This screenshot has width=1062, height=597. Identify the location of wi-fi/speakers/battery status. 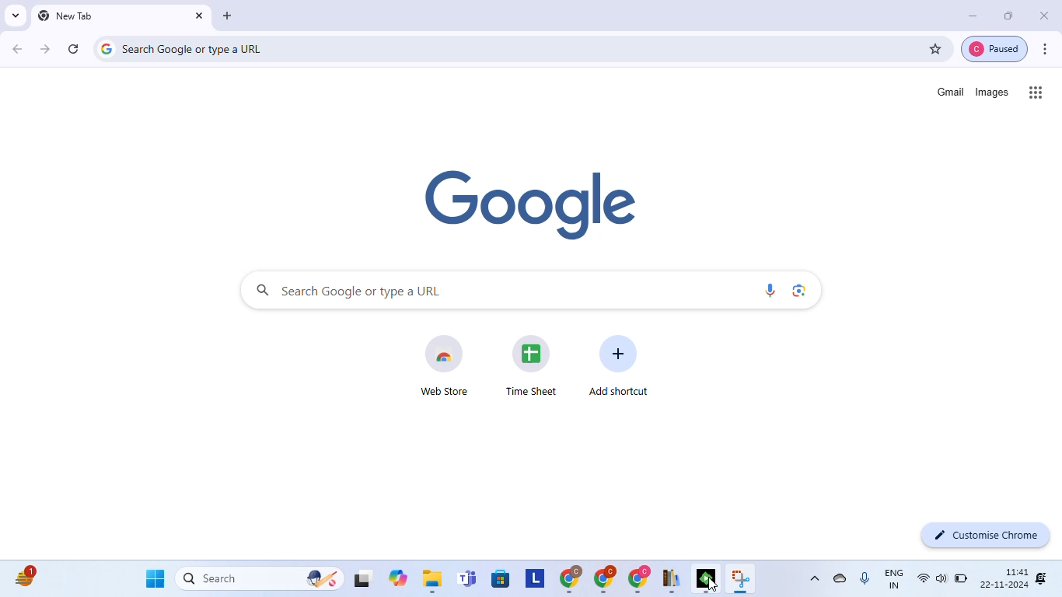
(941, 579).